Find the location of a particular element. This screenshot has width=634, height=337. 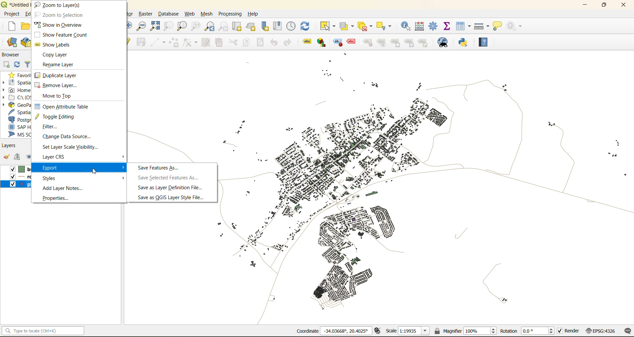

layer diagram is located at coordinates (321, 43).